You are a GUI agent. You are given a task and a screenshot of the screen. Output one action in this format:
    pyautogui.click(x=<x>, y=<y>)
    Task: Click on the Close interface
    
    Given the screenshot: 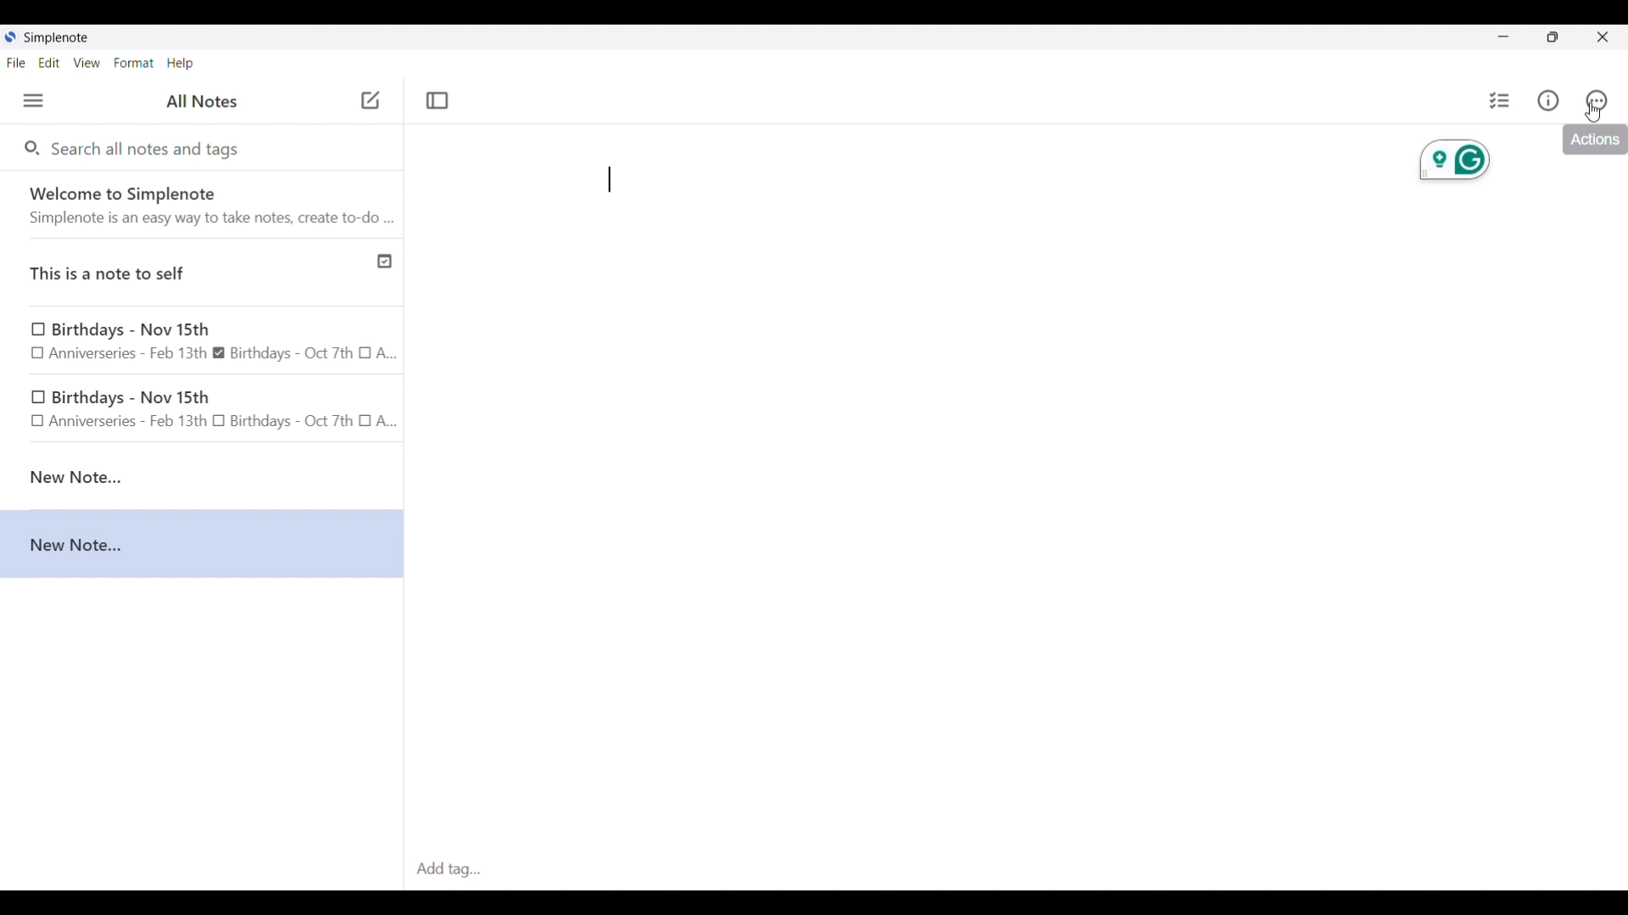 What is the action you would take?
    pyautogui.click(x=1603, y=36)
    